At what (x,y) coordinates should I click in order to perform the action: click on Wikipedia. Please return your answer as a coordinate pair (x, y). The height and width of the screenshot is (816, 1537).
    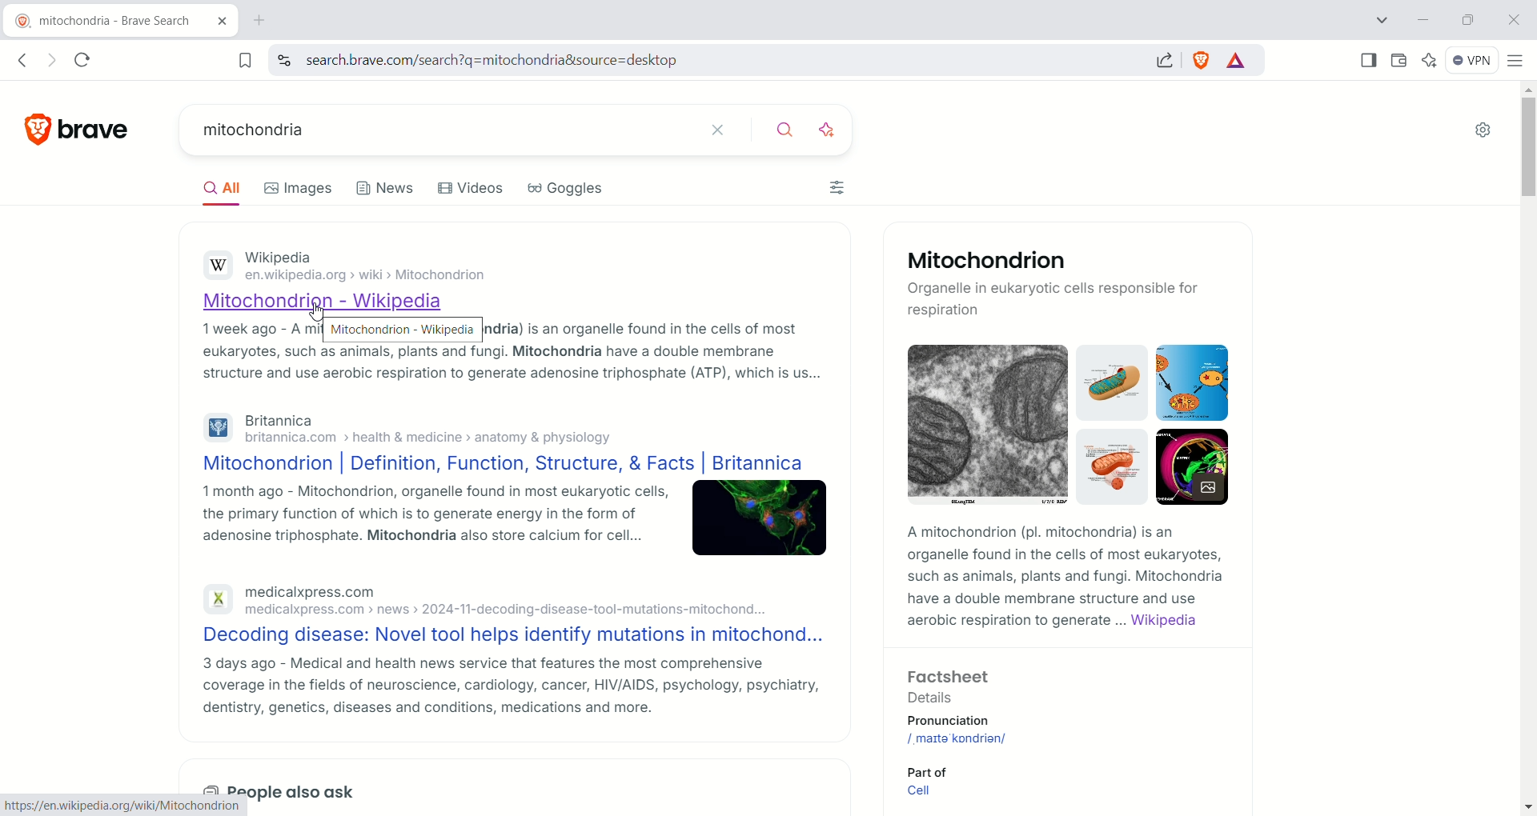
    Looking at the image, I should click on (1178, 619).